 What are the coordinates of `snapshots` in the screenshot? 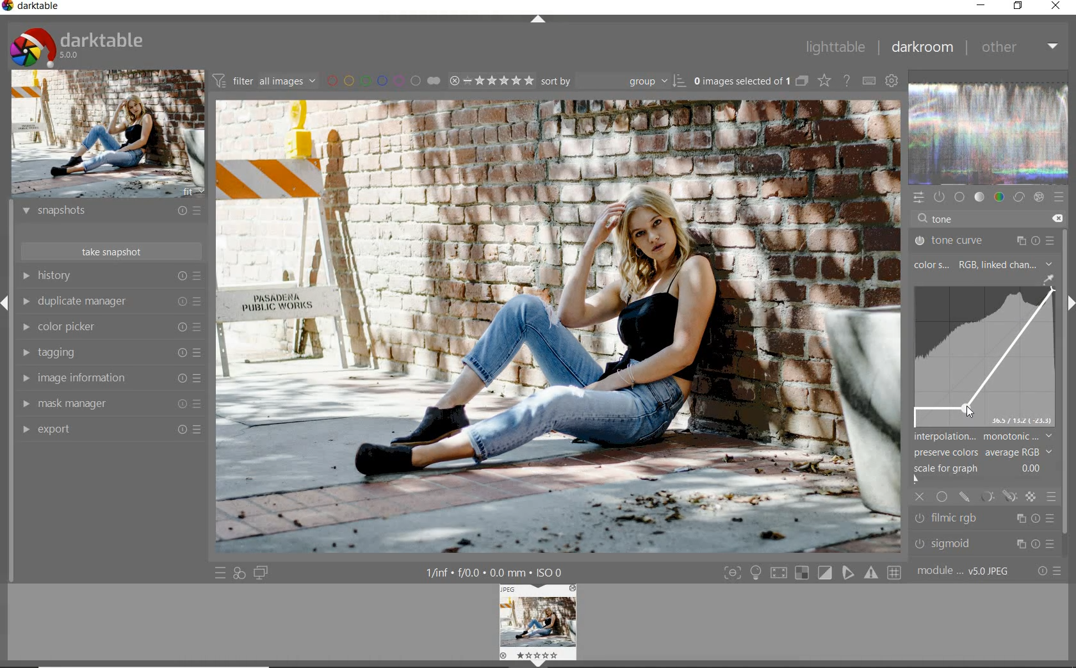 It's located at (111, 213).